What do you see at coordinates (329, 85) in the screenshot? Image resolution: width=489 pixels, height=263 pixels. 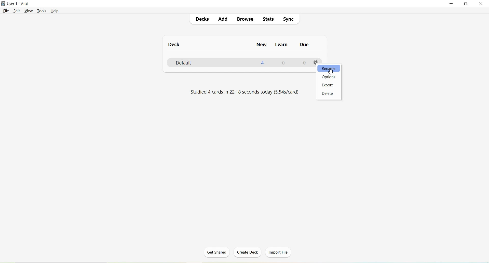 I see `Export` at bounding box center [329, 85].